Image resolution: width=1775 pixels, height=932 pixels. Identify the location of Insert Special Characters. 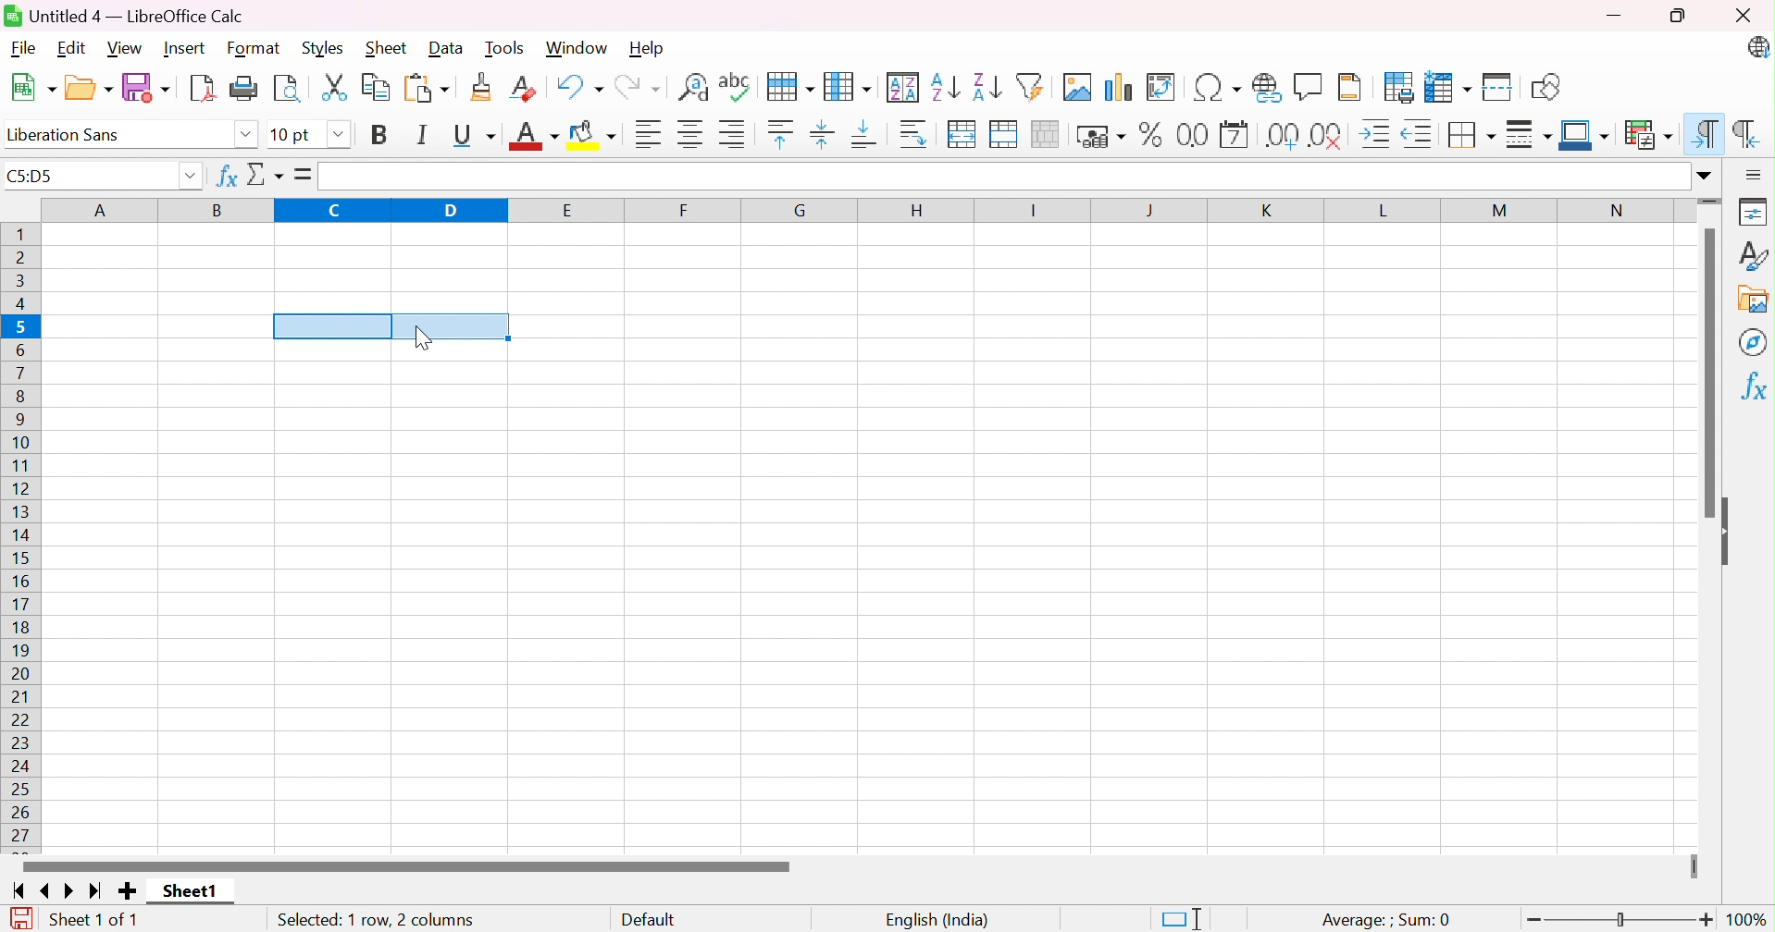
(1215, 87).